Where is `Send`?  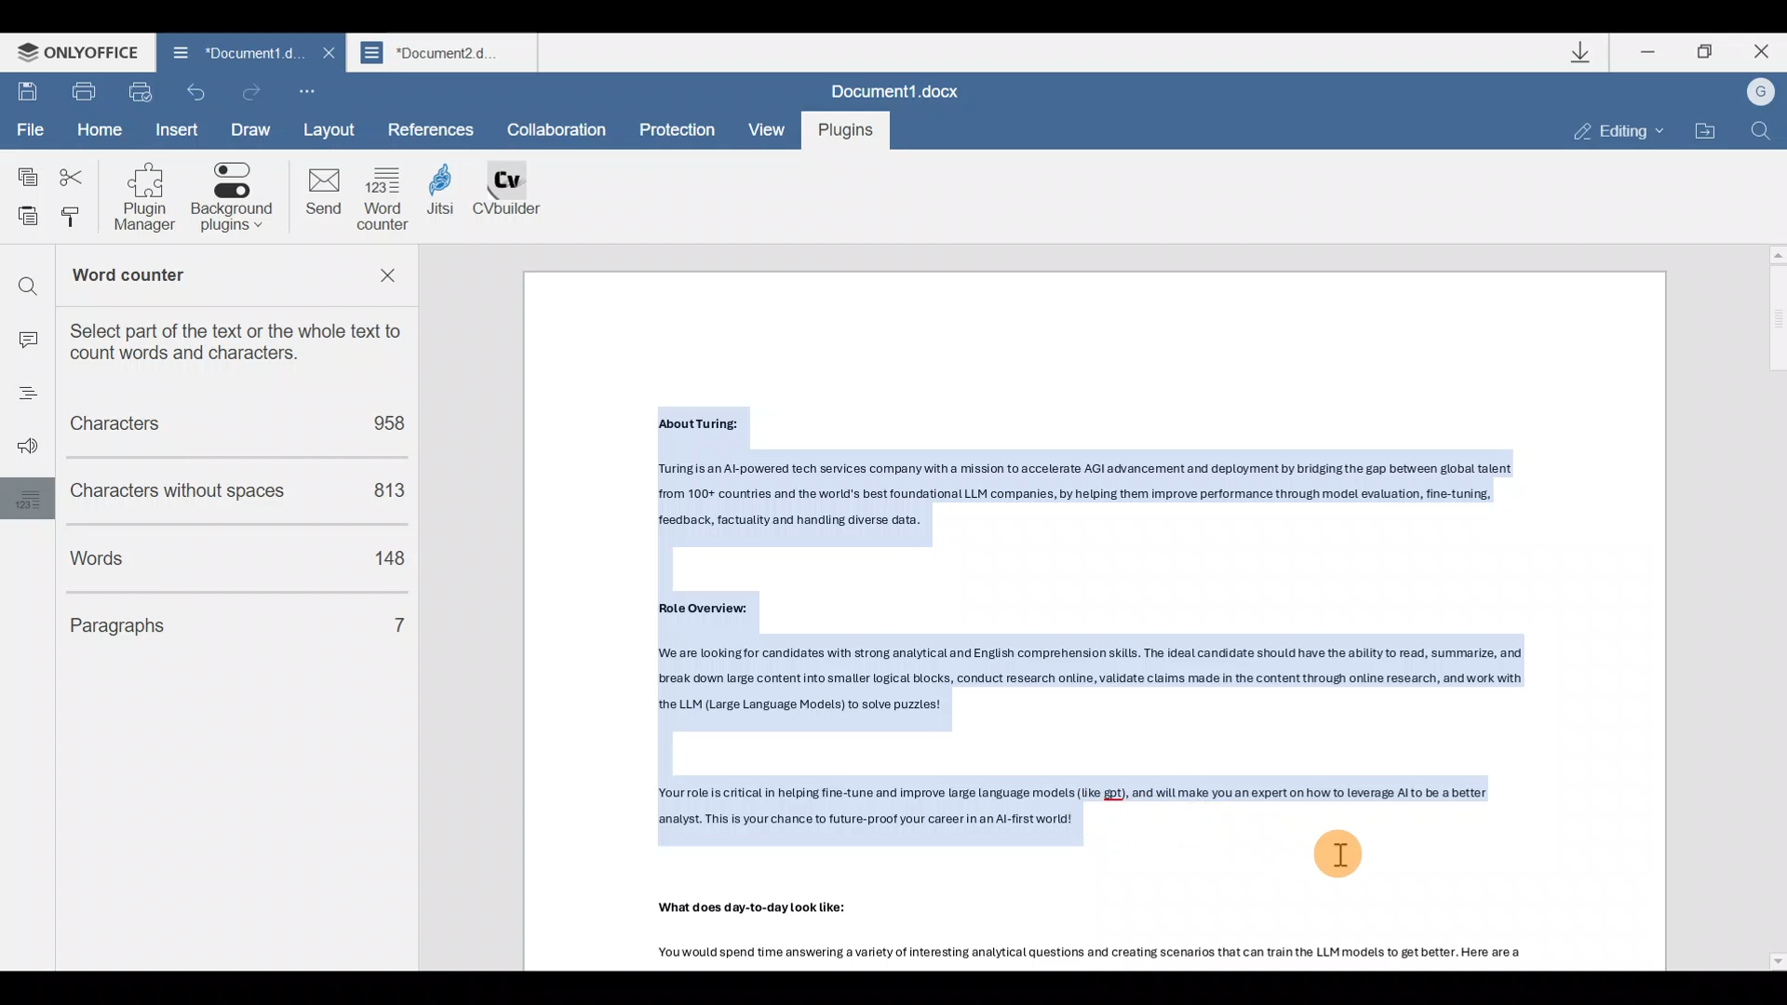 Send is located at coordinates (322, 196).